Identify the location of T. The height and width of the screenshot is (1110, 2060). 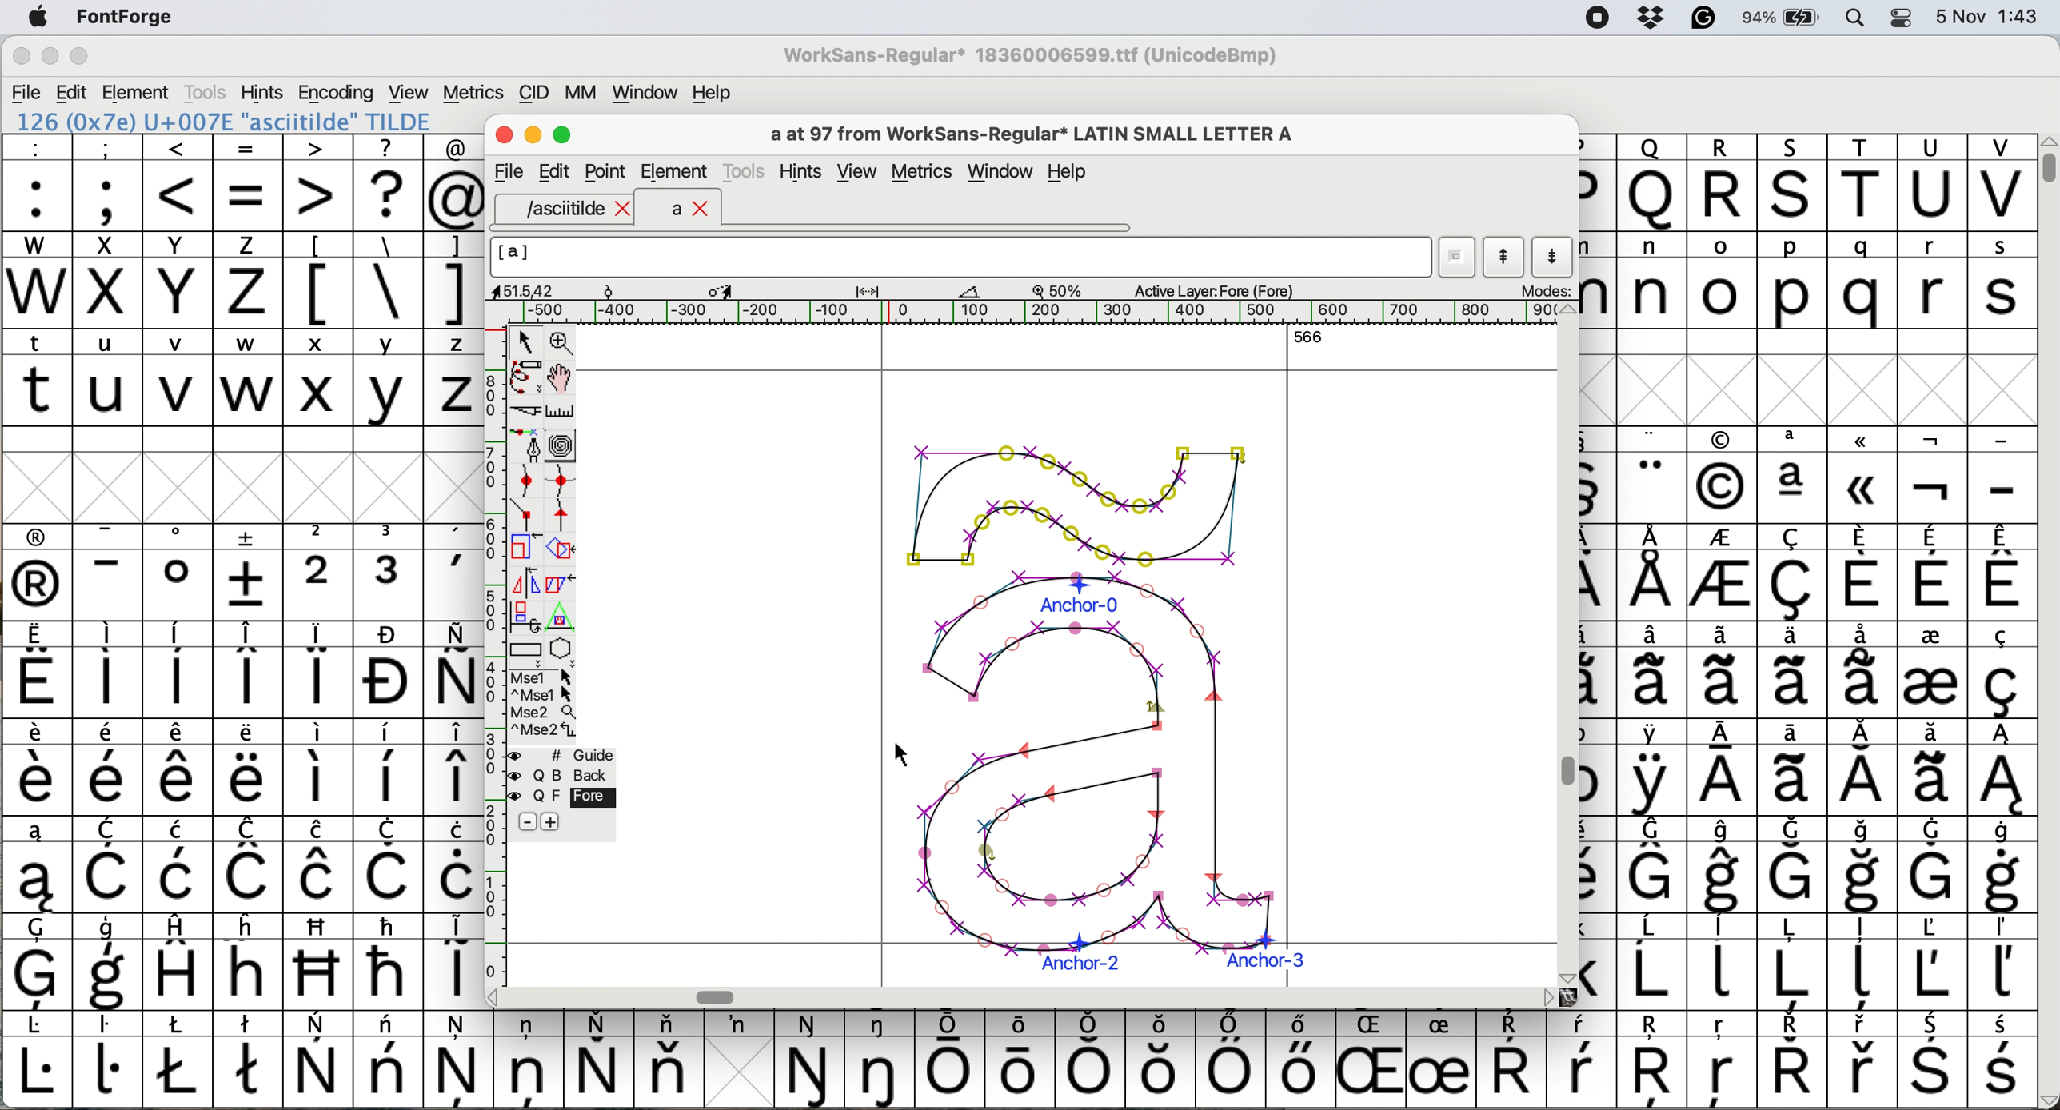
(1866, 184).